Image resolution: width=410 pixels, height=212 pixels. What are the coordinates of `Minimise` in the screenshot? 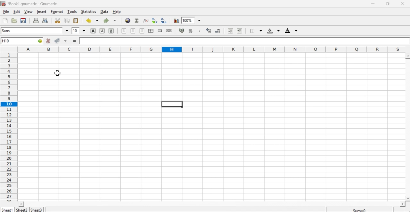 It's located at (373, 4).